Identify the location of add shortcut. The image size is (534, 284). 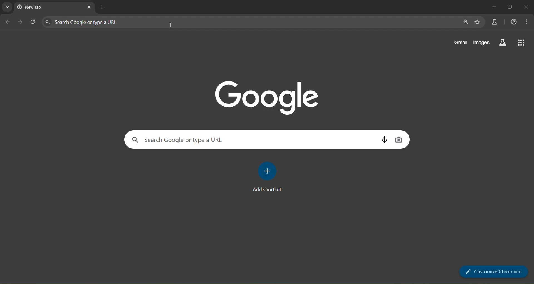
(268, 177).